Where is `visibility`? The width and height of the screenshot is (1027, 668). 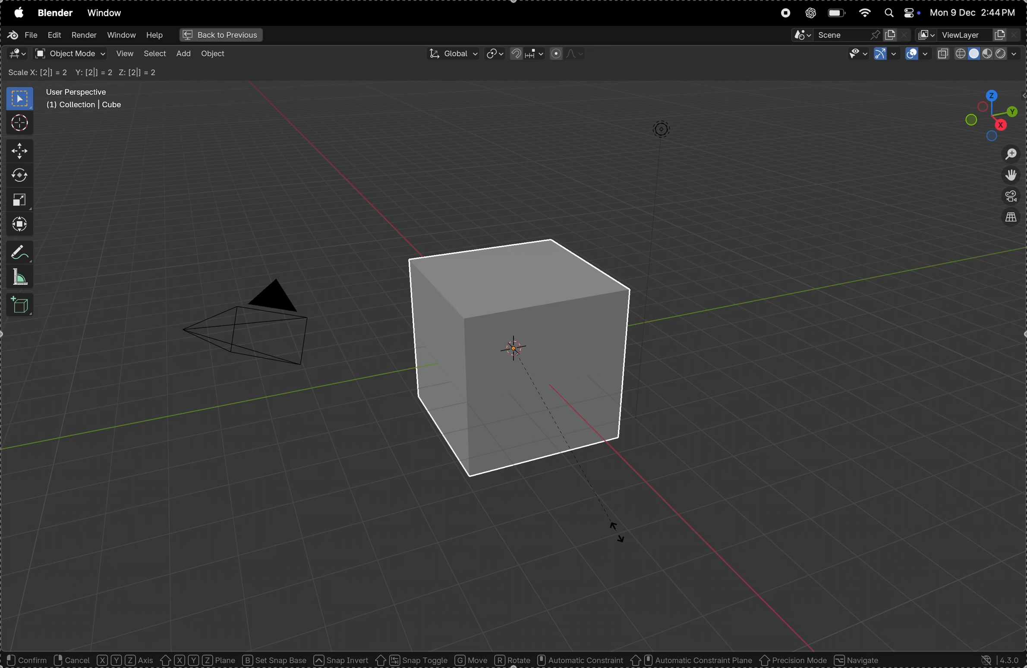
visibility is located at coordinates (857, 55).